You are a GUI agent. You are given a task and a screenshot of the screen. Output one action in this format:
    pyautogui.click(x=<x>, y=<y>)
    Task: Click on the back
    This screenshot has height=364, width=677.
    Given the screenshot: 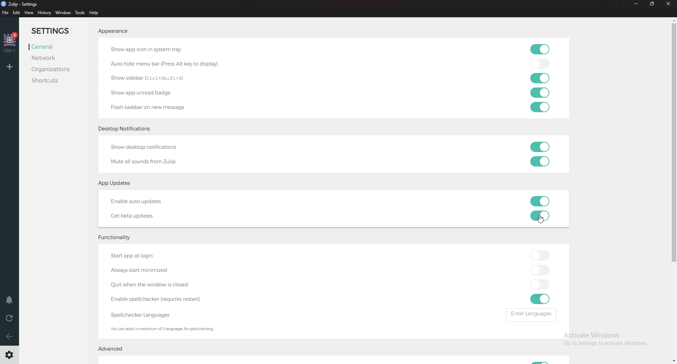 What is the action you would take?
    pyautogui.click(x=8, y=336)
    